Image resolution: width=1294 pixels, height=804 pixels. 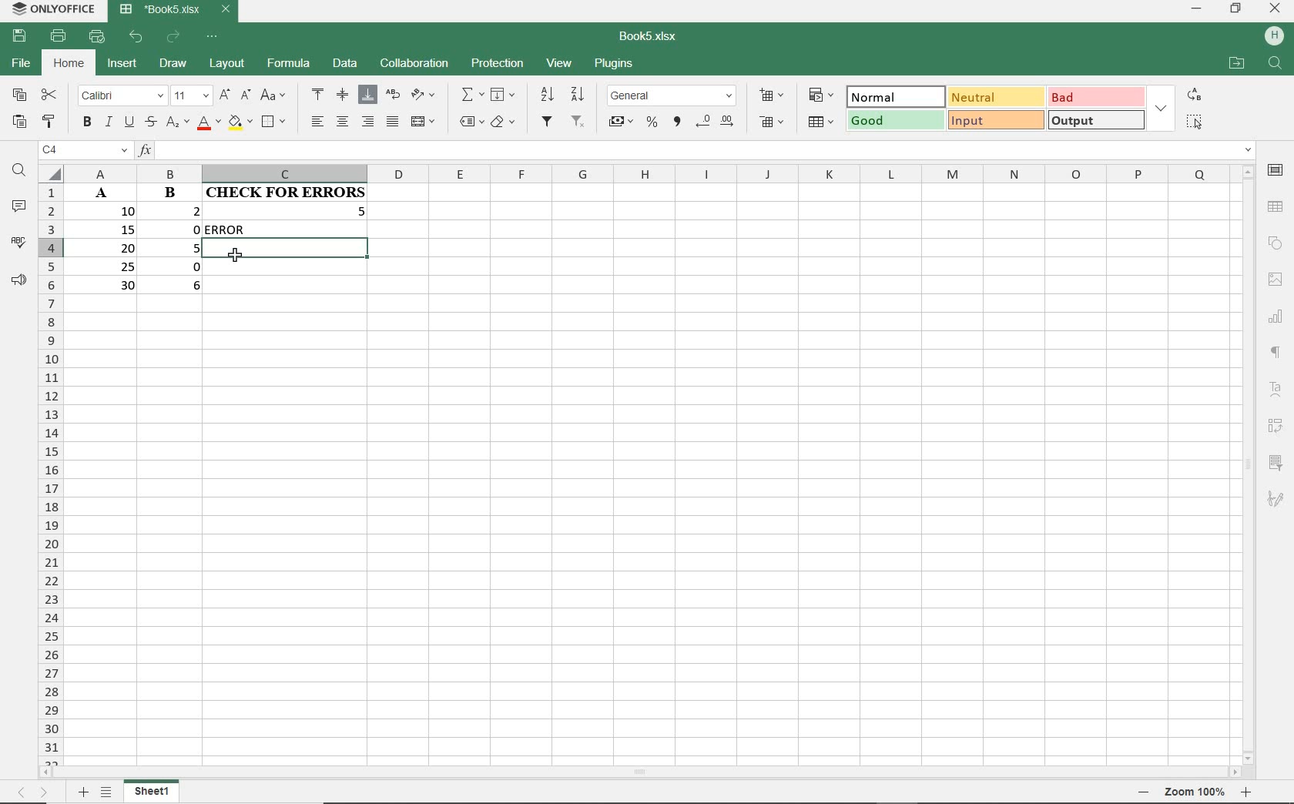 I want to click on CURSOR, so click(x=235, y=256).